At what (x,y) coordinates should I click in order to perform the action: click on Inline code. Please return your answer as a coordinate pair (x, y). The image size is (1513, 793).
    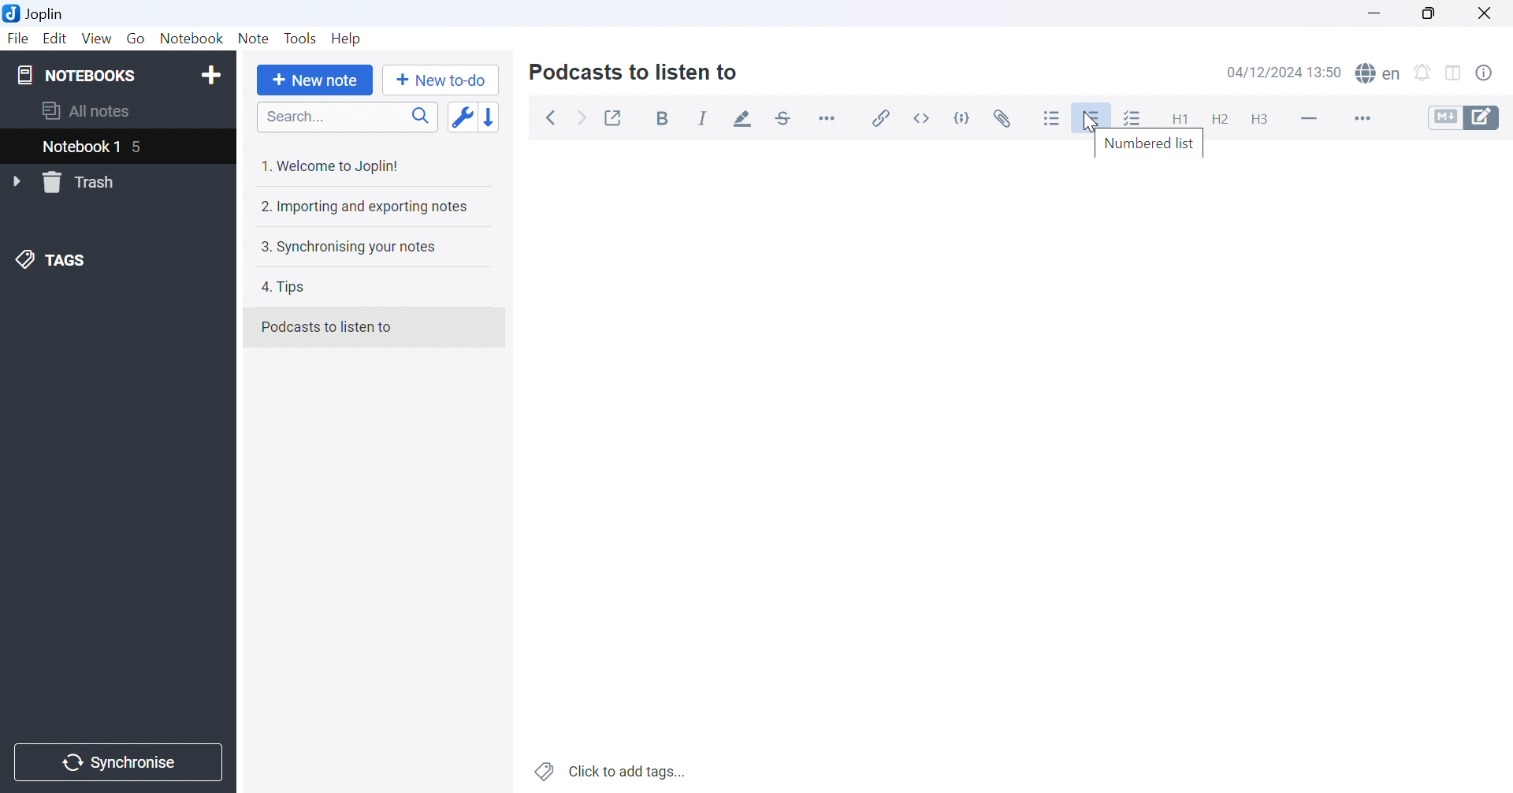
    Looking at the image, I should click on (925, 117).